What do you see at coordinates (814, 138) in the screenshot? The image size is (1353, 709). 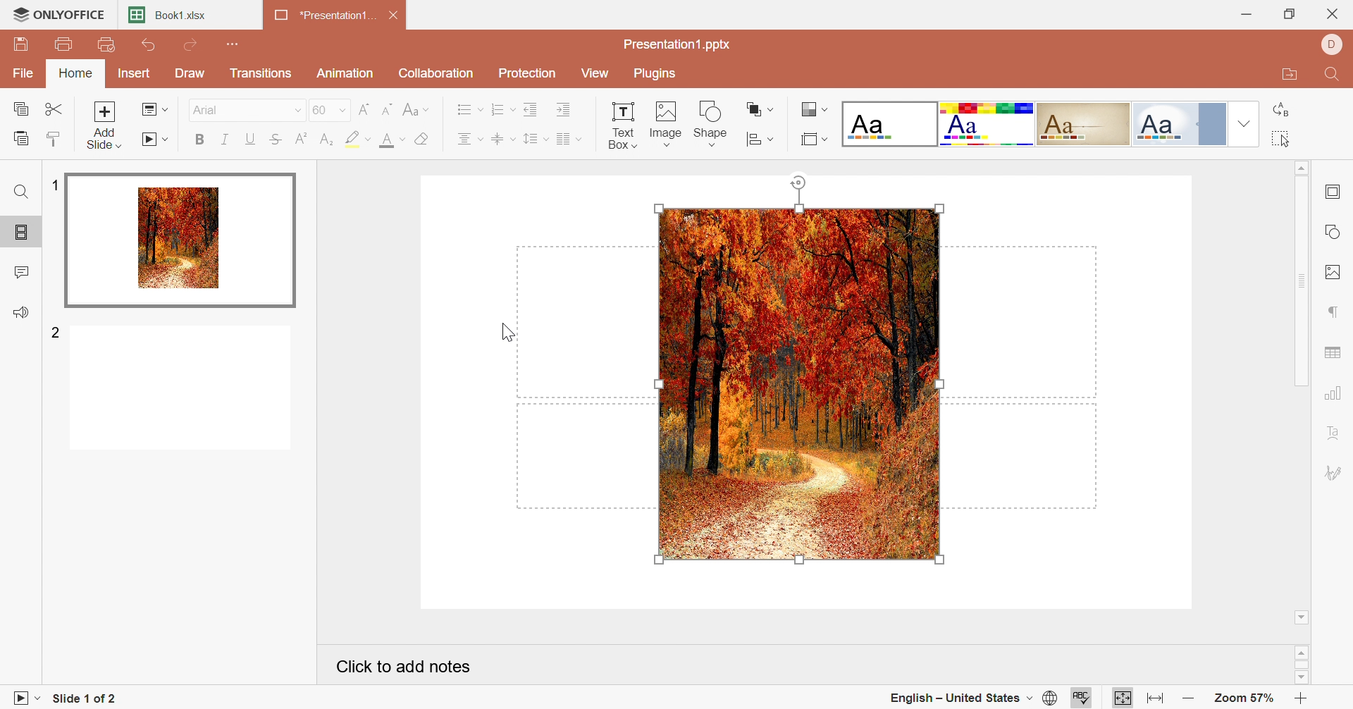 I see `Select slide layout` at bounding box center [814, 138].